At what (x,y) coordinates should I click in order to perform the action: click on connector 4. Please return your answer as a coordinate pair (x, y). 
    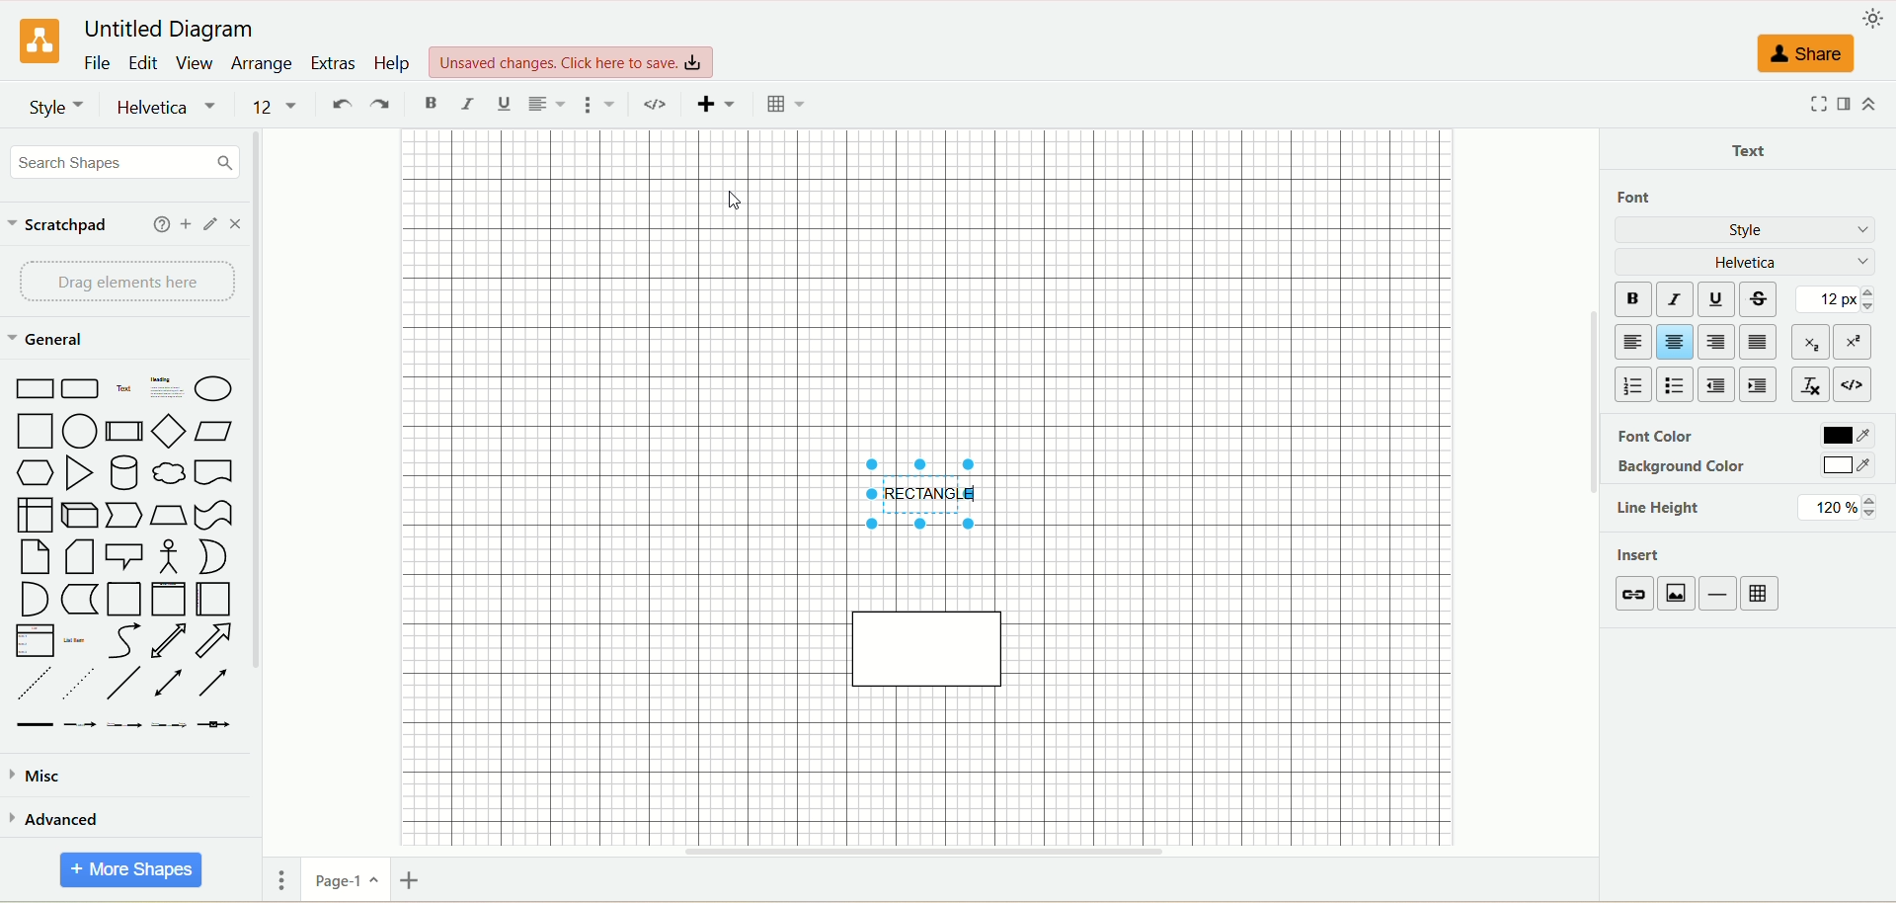
    Looking at the image, I should click on (170, 724).